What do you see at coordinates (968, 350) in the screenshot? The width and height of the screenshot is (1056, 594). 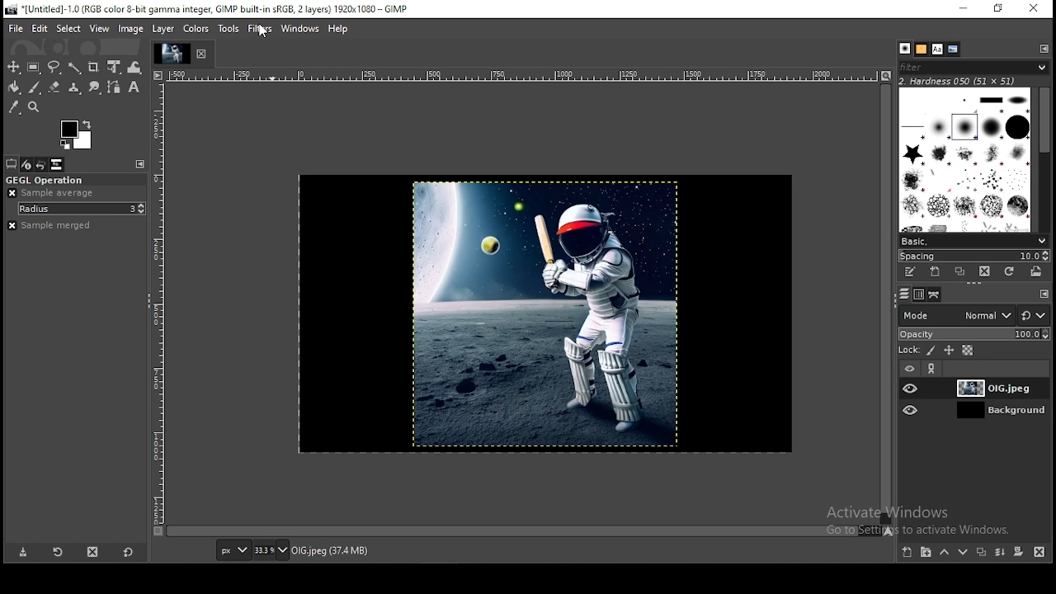 I see `lock alpha channel` at bounding box center [968, 350].